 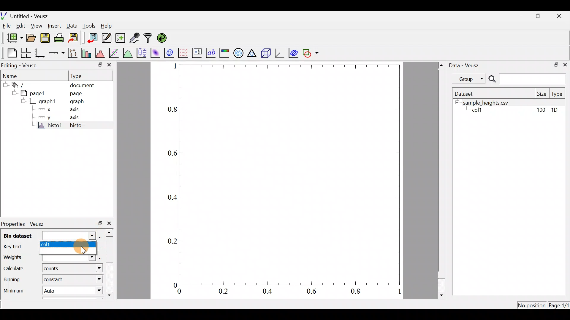 I want to click on Untitled - Veusz, so click(x=25, y=16).